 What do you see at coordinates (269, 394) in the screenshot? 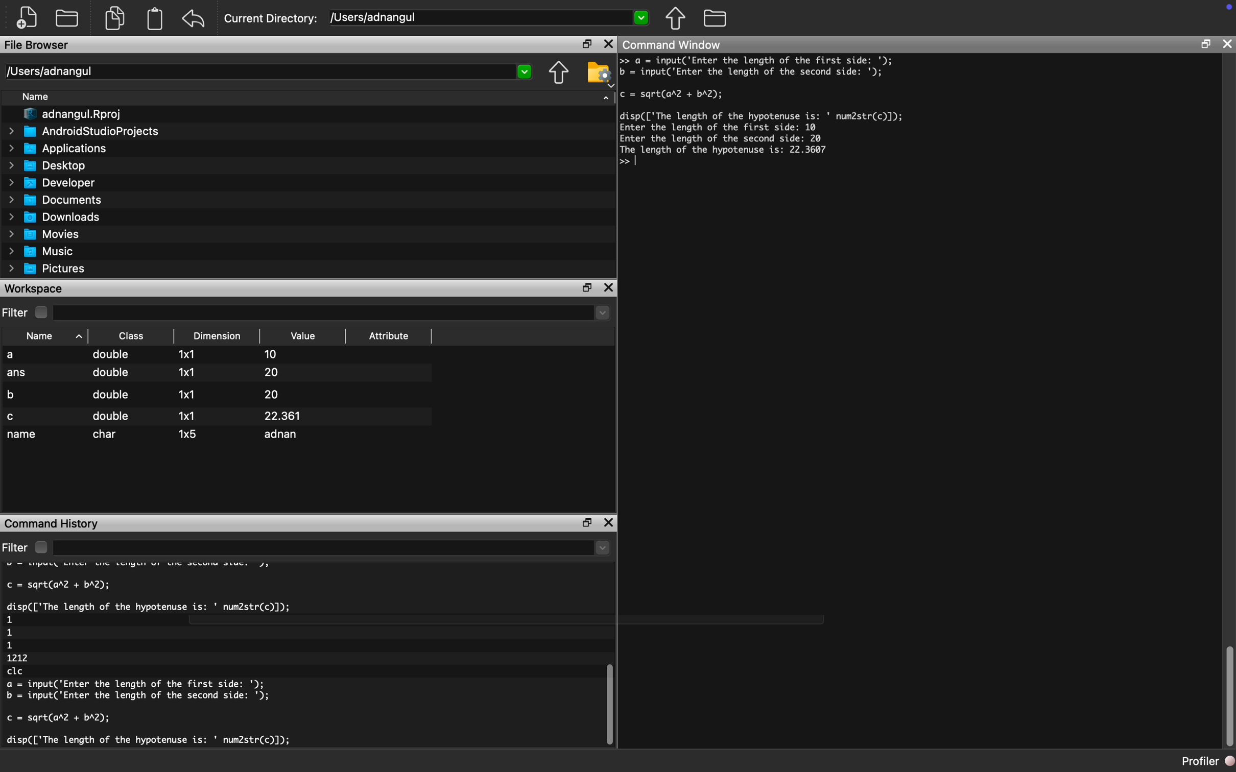
I see `20` at bounding box center [269, 394].